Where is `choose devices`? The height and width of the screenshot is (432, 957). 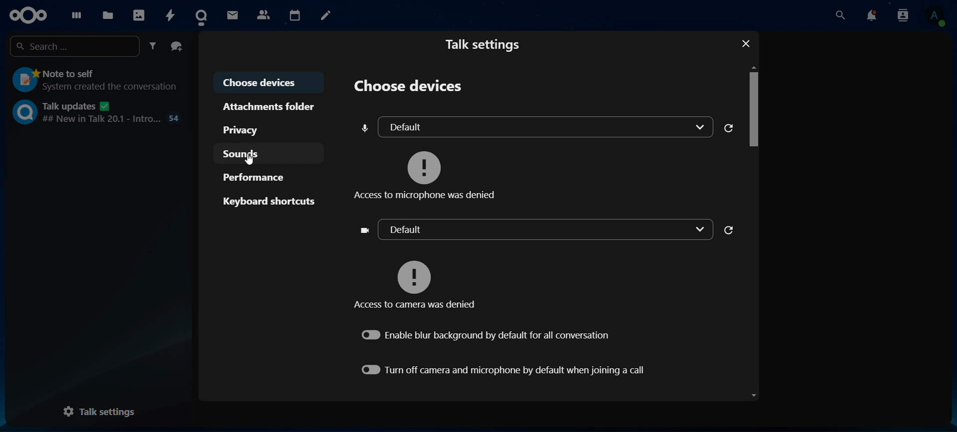 choose devices is located at coordinates (409, 86).